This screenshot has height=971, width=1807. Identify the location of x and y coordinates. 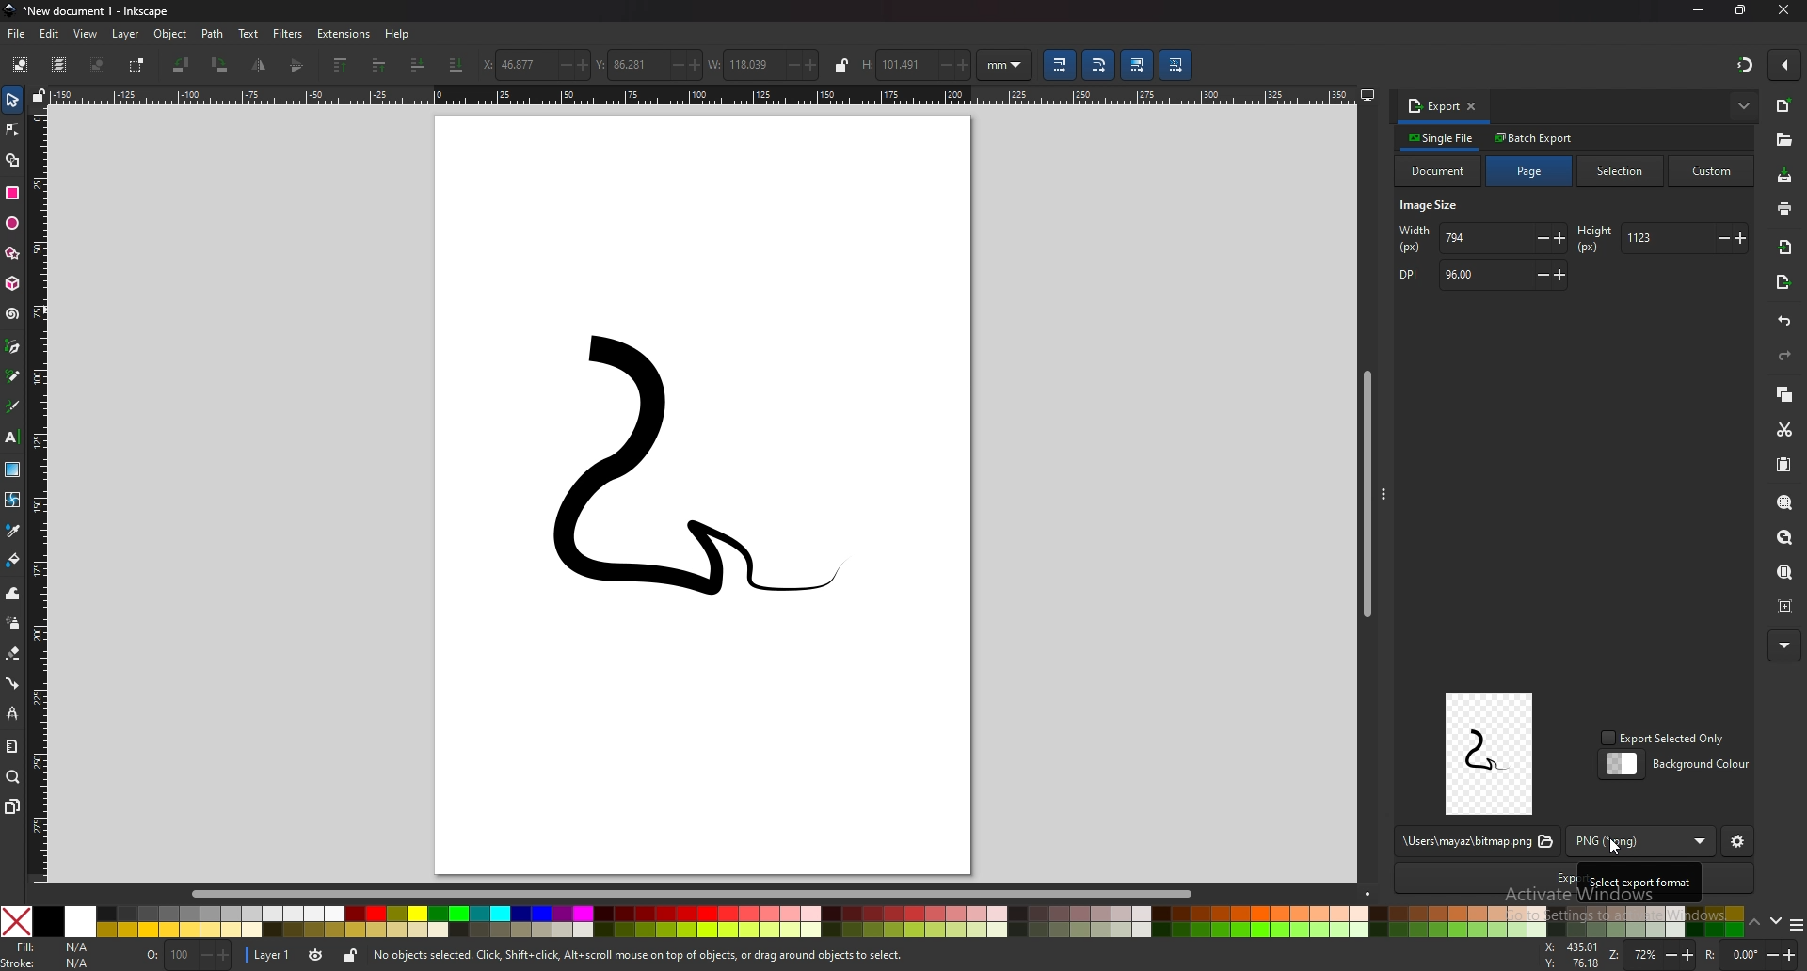
(1573, 955).